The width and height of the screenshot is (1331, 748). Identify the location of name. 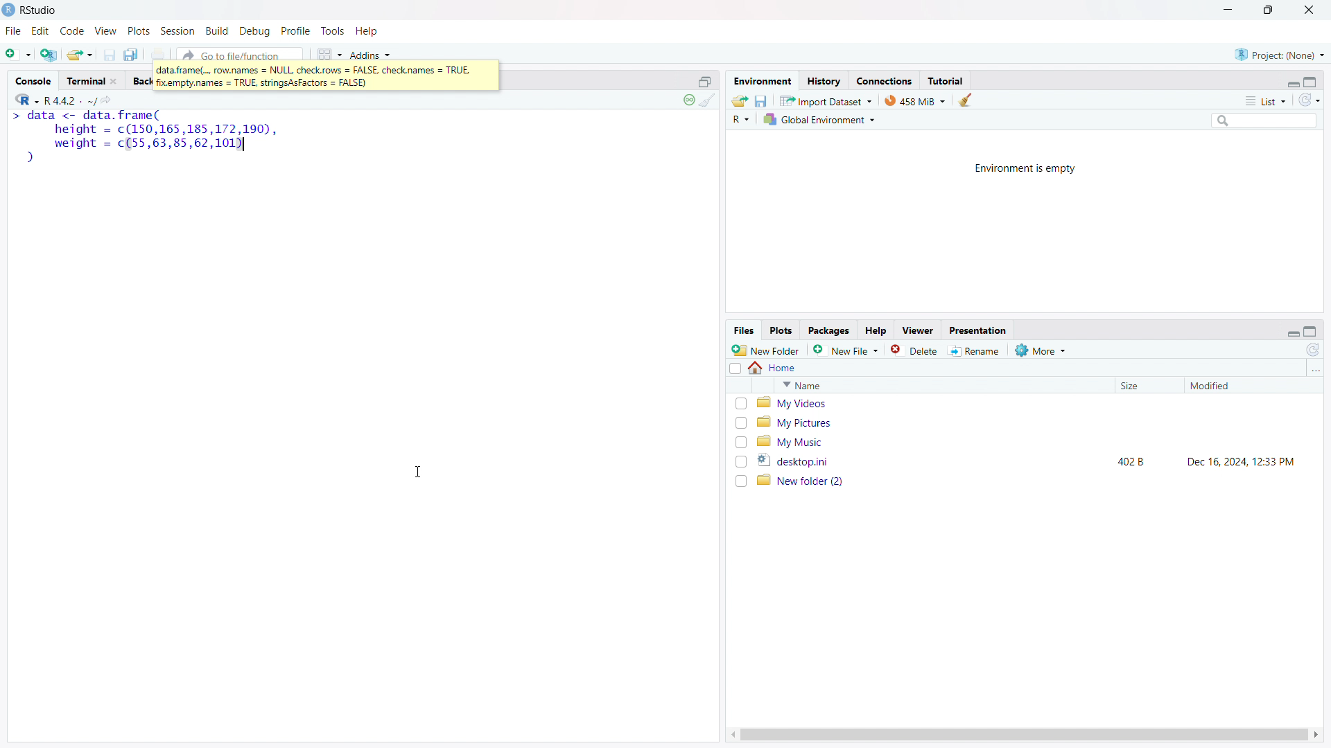
(941, 385).